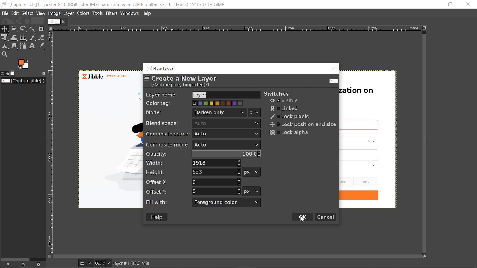 The image size is (477, 268). I want to click on width, so click(160, 164).